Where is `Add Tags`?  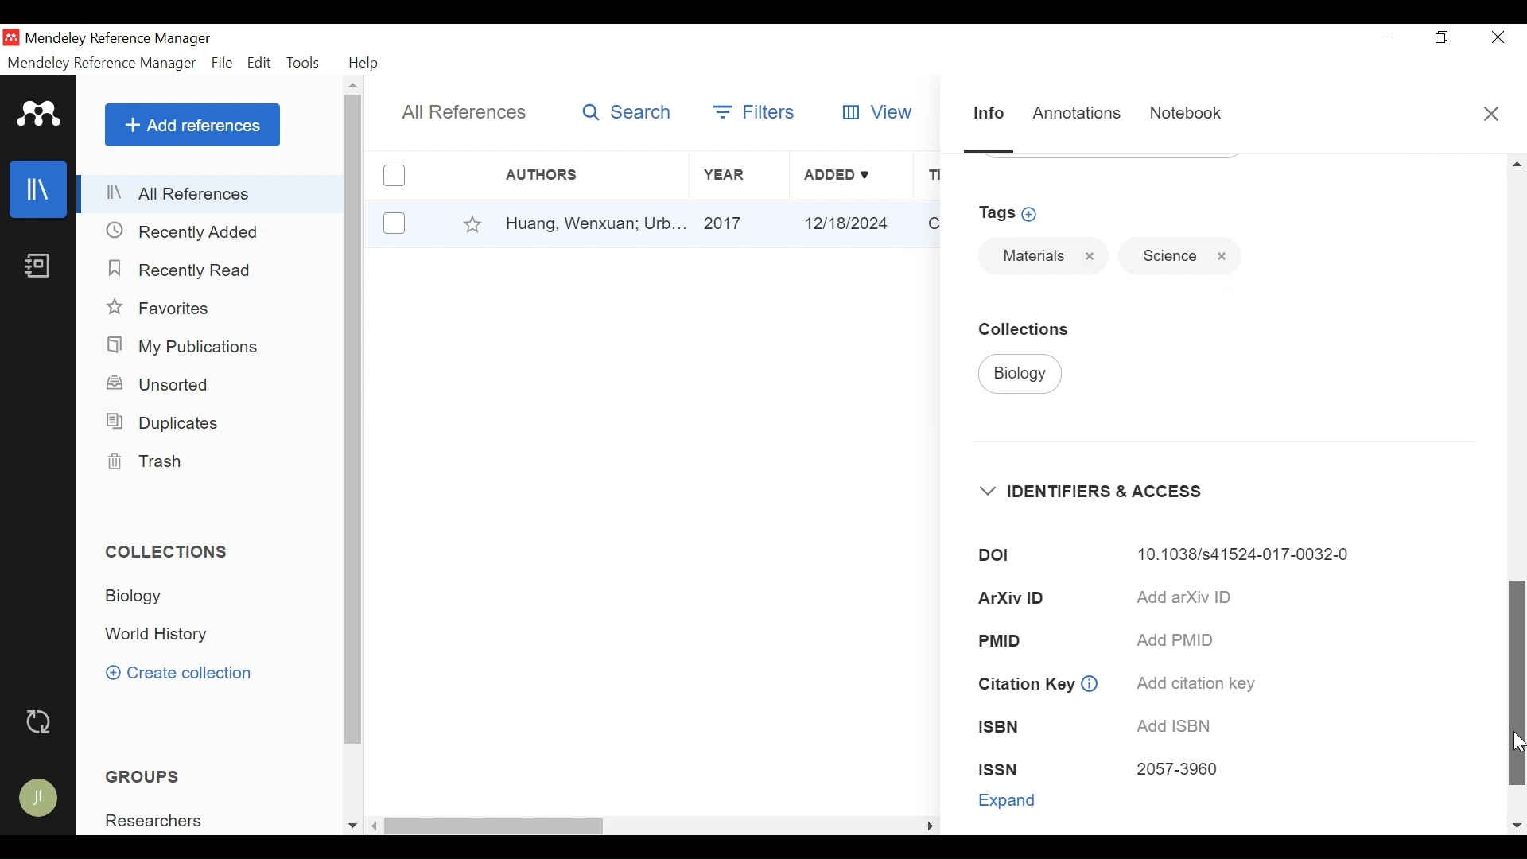 Add Tags is located at coordinates (1012, 213).